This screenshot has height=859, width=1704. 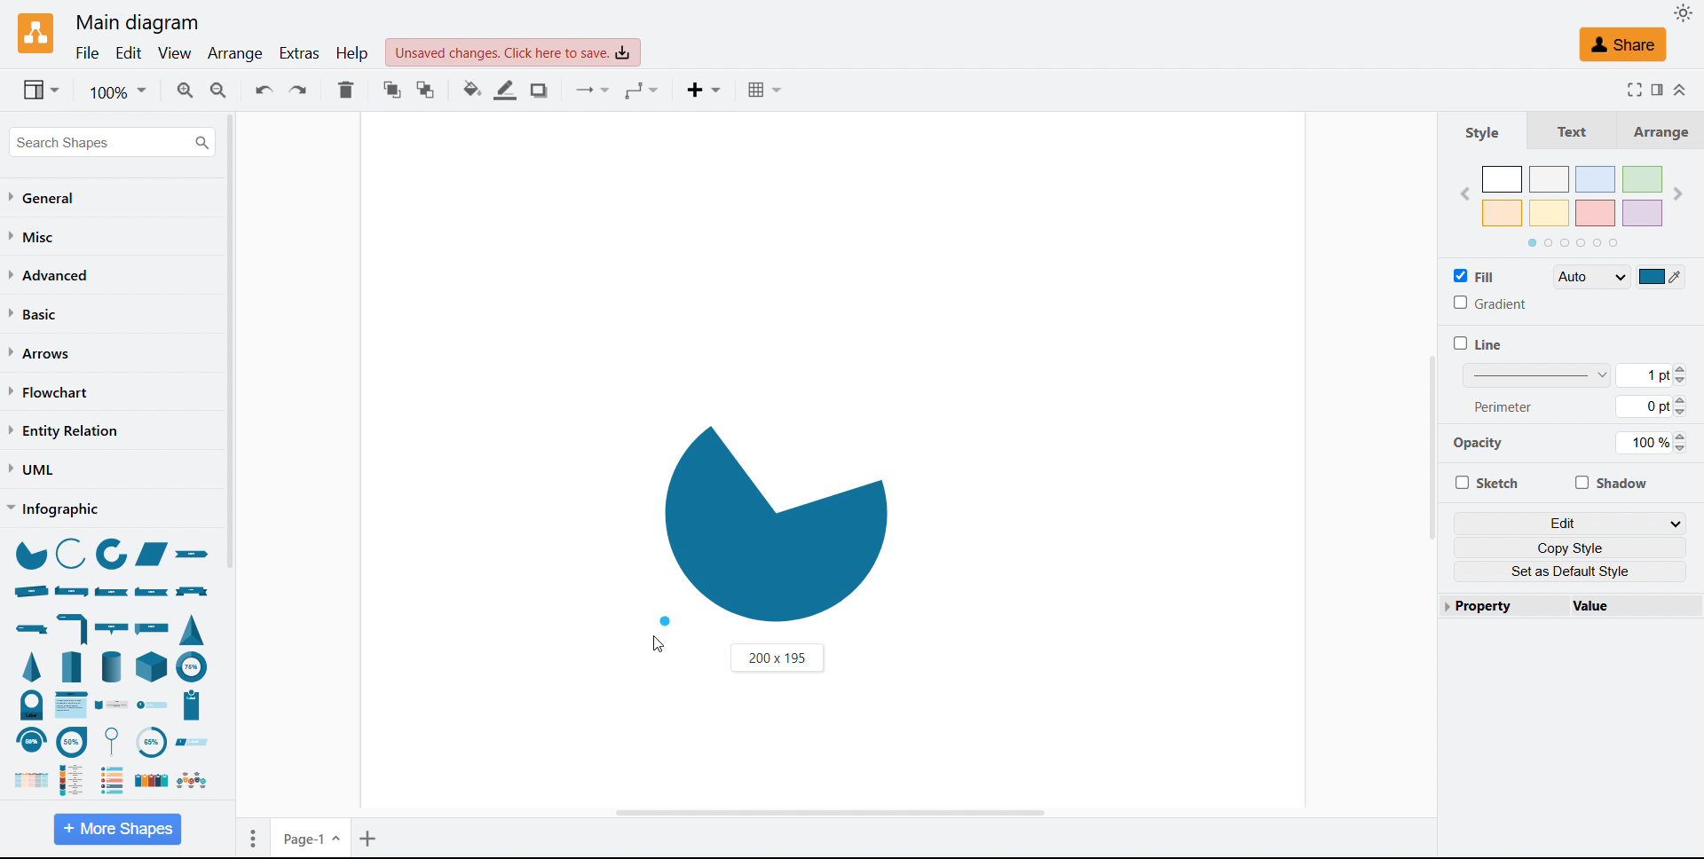 What do you see at coordinates (193, 628) in the screenshot?
I see `triangle` at bounding box center [193, 628].